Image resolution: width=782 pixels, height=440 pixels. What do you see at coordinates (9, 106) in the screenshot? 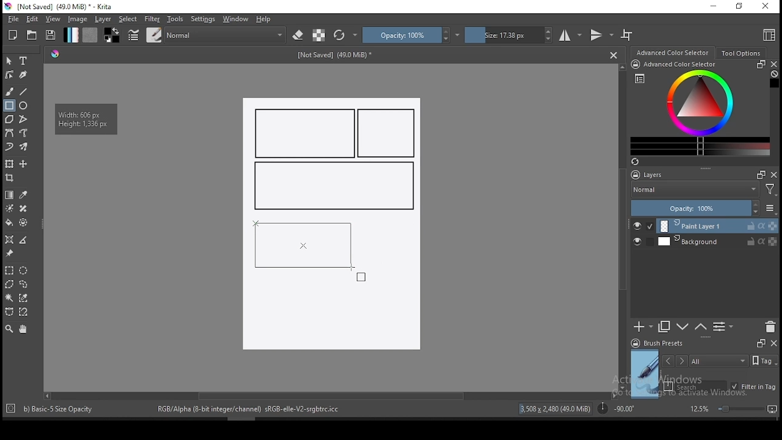
I see `rectangle tool` at bounding box center [9, 106].